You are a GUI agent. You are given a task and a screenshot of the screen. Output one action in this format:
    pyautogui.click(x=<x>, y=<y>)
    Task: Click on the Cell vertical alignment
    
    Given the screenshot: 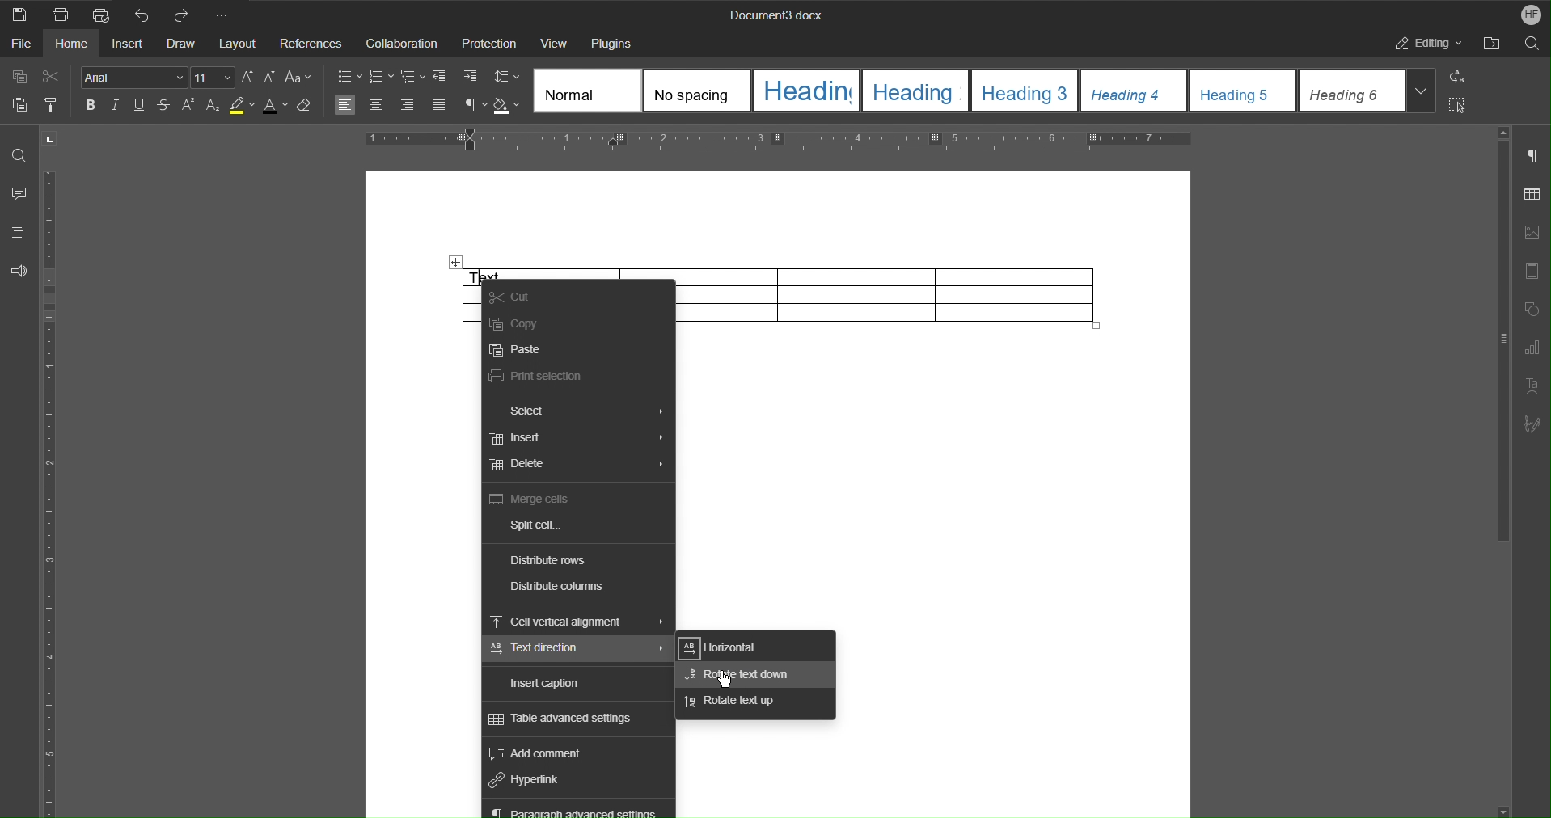 What is the action you would take?
    pyautogui.click(x=560, y=622)
    